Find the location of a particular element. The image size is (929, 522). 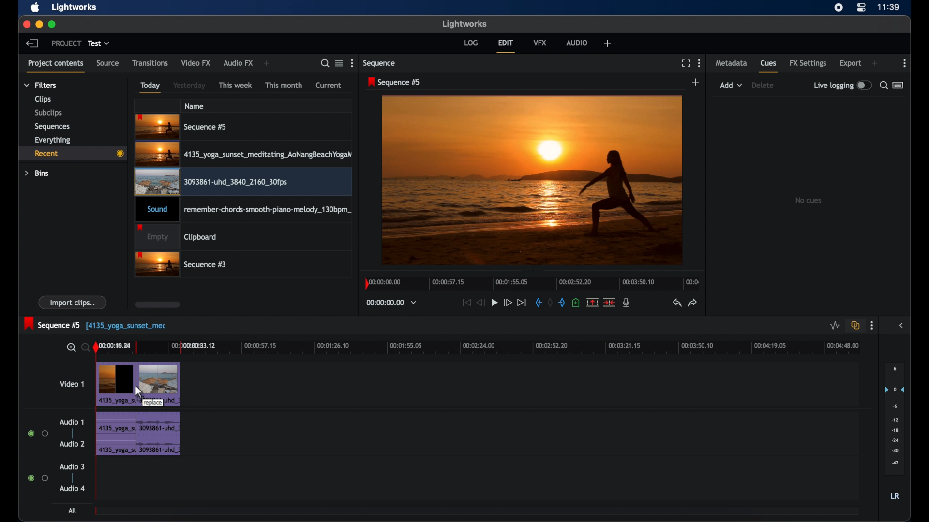

close is located at coordinates (26, 24).